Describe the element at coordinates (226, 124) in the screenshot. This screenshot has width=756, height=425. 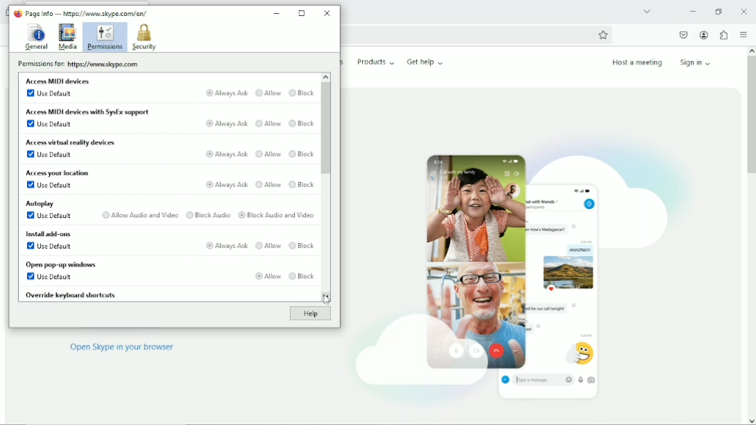
I see `Always ask` at that location.